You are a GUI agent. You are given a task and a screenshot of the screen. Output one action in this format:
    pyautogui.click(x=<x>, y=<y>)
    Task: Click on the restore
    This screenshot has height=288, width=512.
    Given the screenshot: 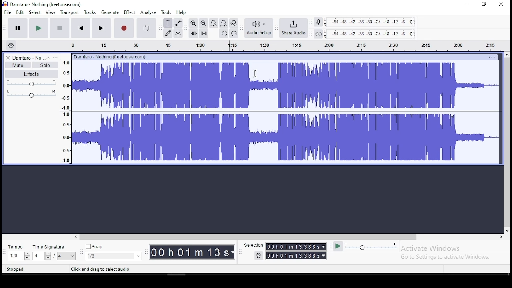 What is the action you would take?
    pyautogui.click(x=484, y=4)
    